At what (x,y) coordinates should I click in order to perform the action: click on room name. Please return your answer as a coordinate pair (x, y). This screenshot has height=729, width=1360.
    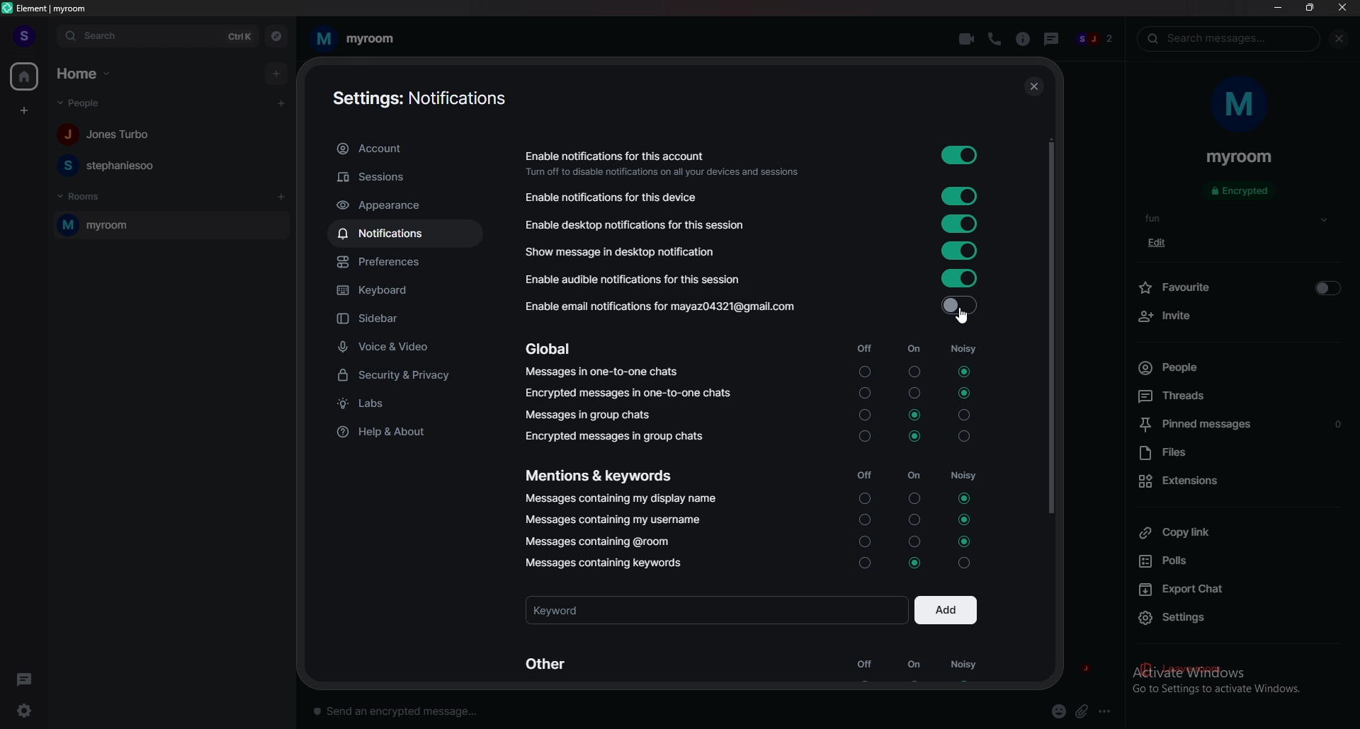
    Looking at the image, I should click on (354, 39).